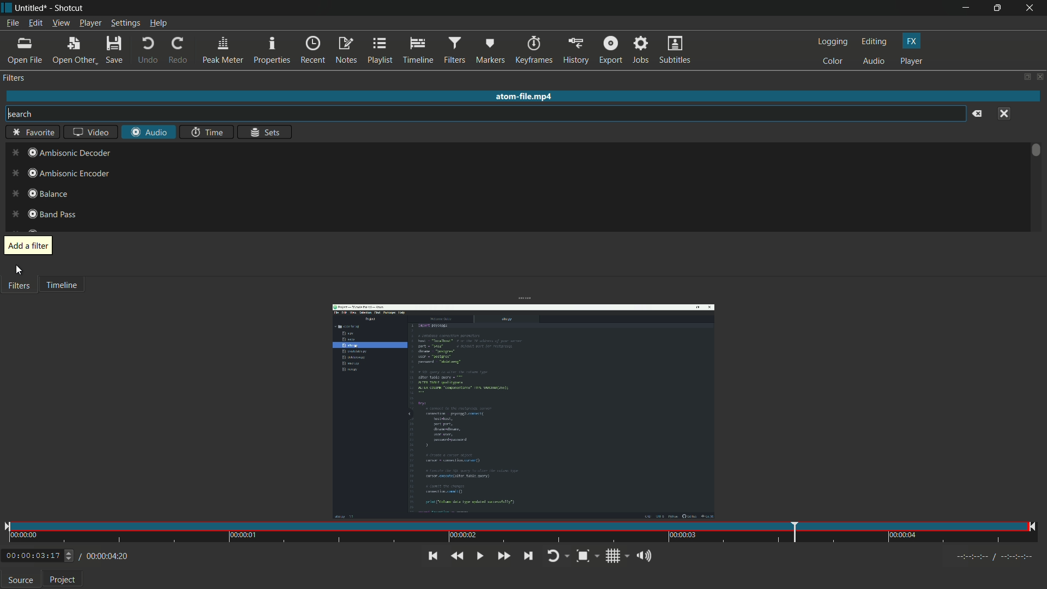  Describe the element at coordinates (70, 8) in the screenshot. I see `shotcut` at that location.